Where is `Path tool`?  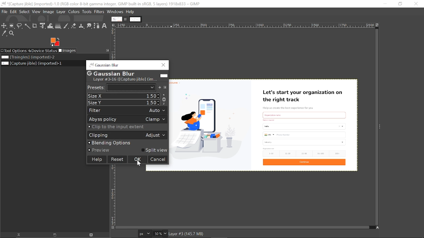
Path tool is located at coordinates (97, 26).